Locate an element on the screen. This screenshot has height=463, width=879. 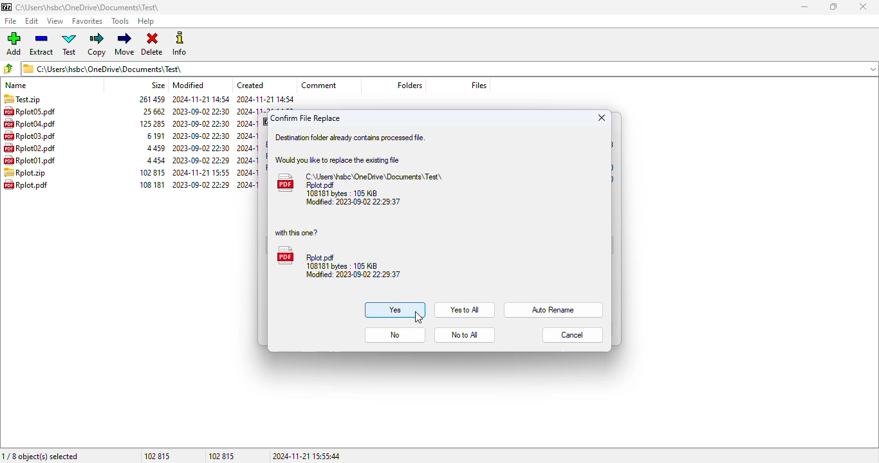
Rplot05.pdf is located at coordinates (36, 111).